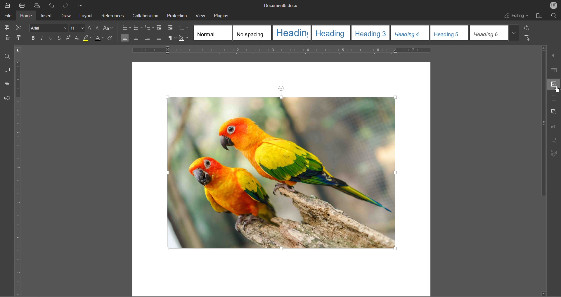 The image size is (561, 297). Describe the element at coordinates (6, 39) in the screenshot. I see `Paste` at that location.